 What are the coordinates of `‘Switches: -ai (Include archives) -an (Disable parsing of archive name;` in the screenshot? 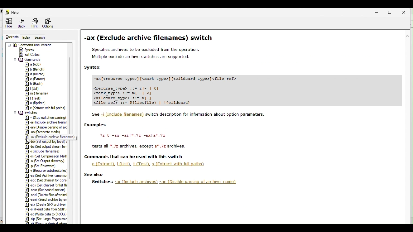 It's located at (178, 182).